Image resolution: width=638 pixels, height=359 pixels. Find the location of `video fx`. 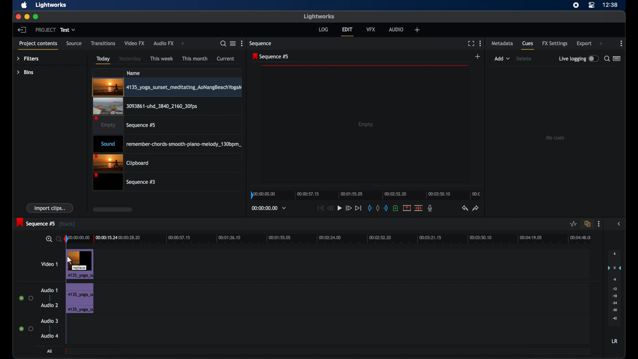

video fx is located at coordinates (135, 43).